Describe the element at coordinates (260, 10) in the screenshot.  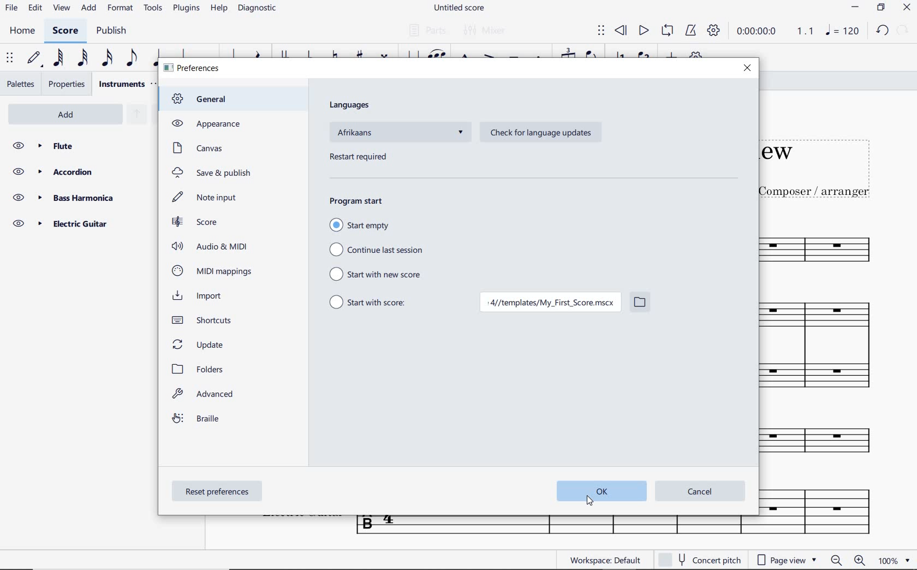
I see `diagnostic` at that location.